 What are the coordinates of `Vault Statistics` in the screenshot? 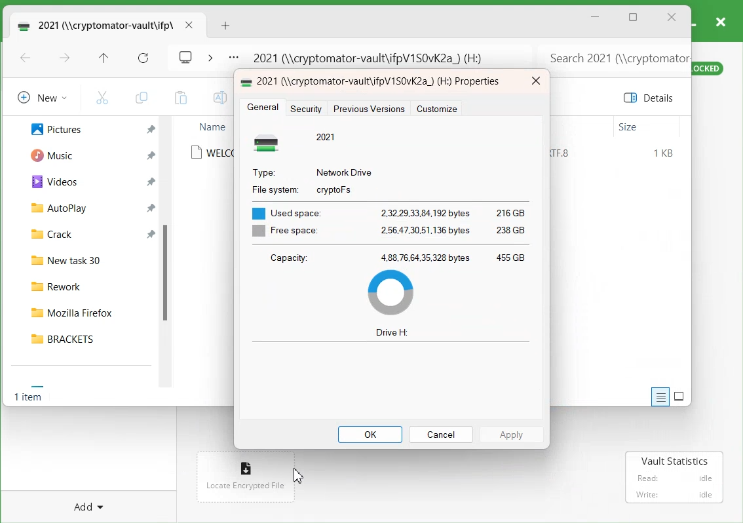 It's located at (676, 461).